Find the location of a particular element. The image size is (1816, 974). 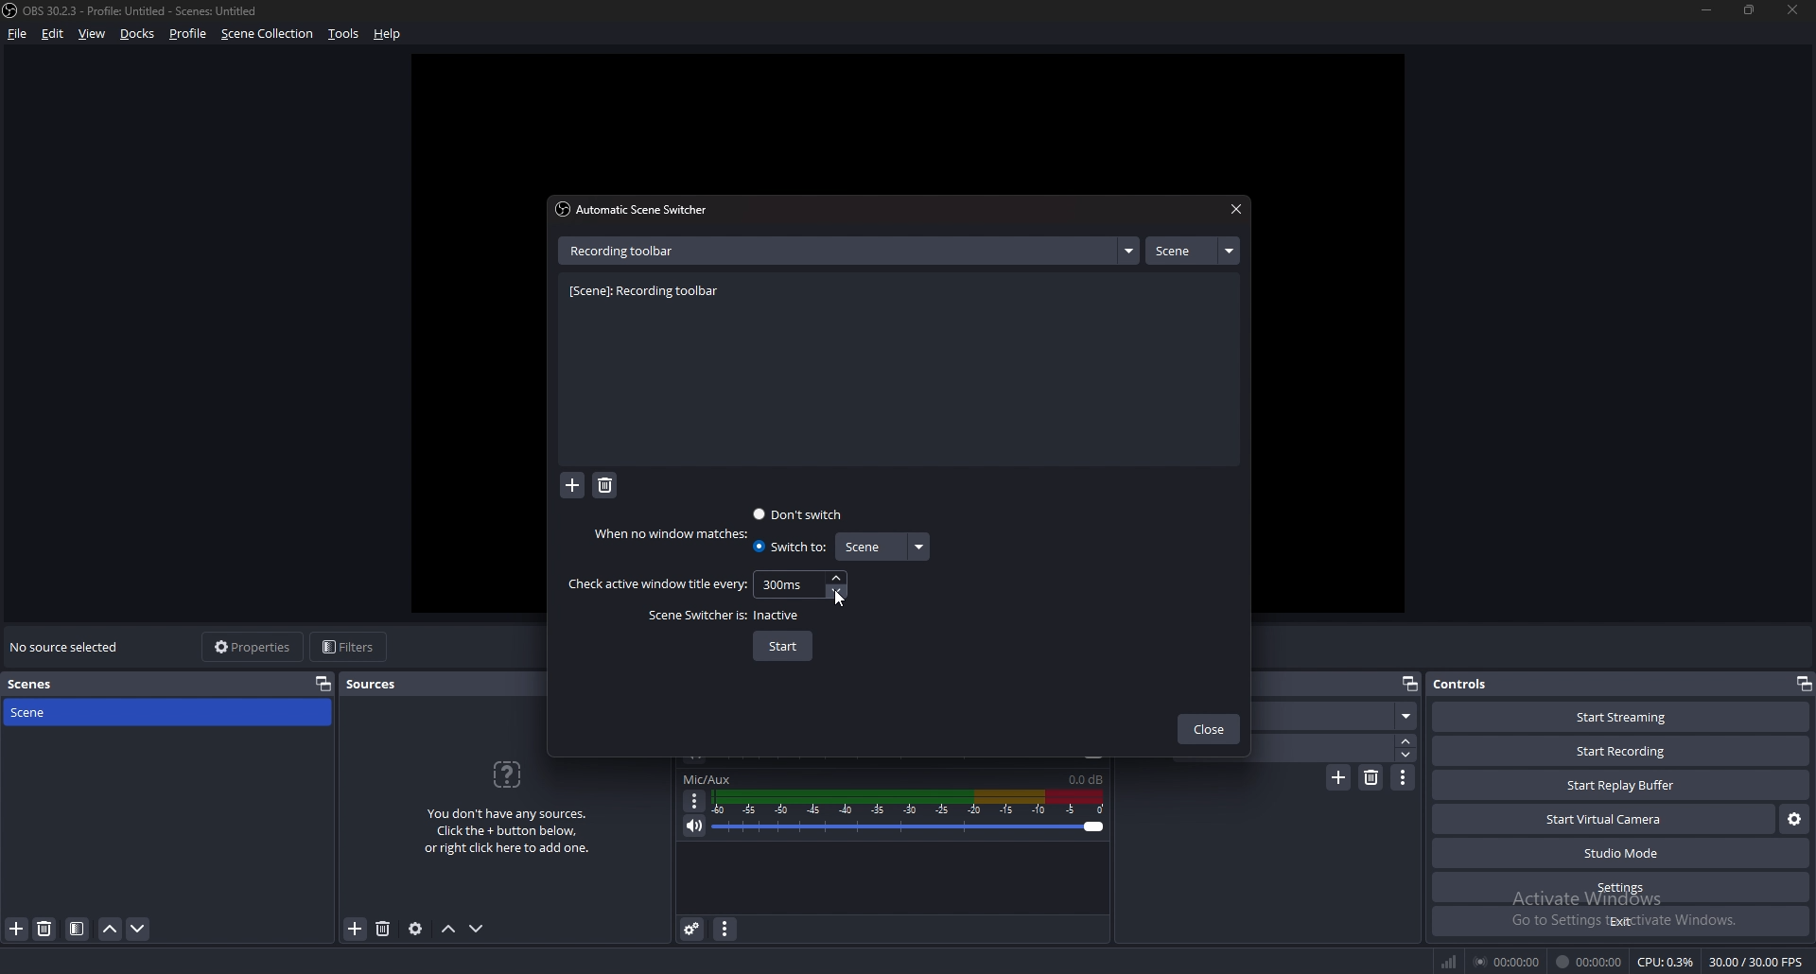

remove is located at coordinates (605, 486).